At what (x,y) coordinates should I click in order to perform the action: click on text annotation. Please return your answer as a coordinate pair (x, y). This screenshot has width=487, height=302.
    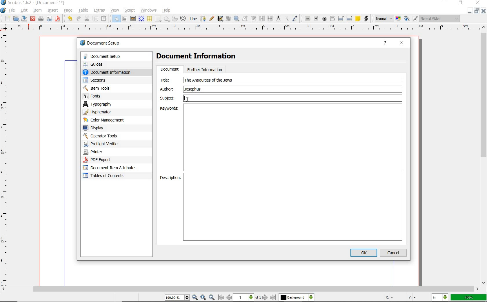
    Looking at the image, I should click on (357, 19).